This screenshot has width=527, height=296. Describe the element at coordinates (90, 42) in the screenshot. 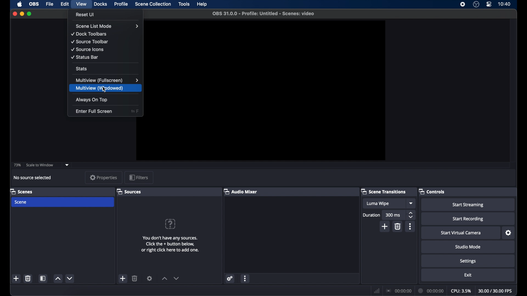

I see `source toolbar` at that location.